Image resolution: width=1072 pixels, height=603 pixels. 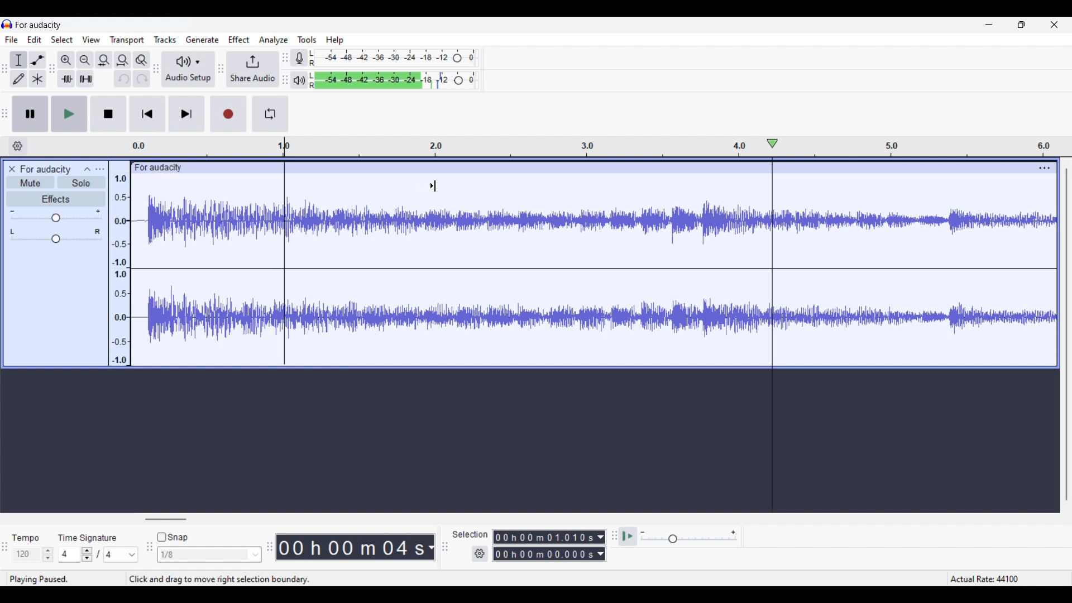 What do you see at coordinates (165, 39) in the screenshot?
I see `Tracks menu` at bounding box center [165, 39].